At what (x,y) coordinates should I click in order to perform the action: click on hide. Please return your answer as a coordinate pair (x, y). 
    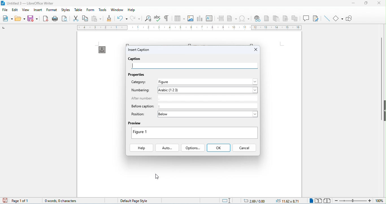
    Looking at the image, I should click on (383, 111).